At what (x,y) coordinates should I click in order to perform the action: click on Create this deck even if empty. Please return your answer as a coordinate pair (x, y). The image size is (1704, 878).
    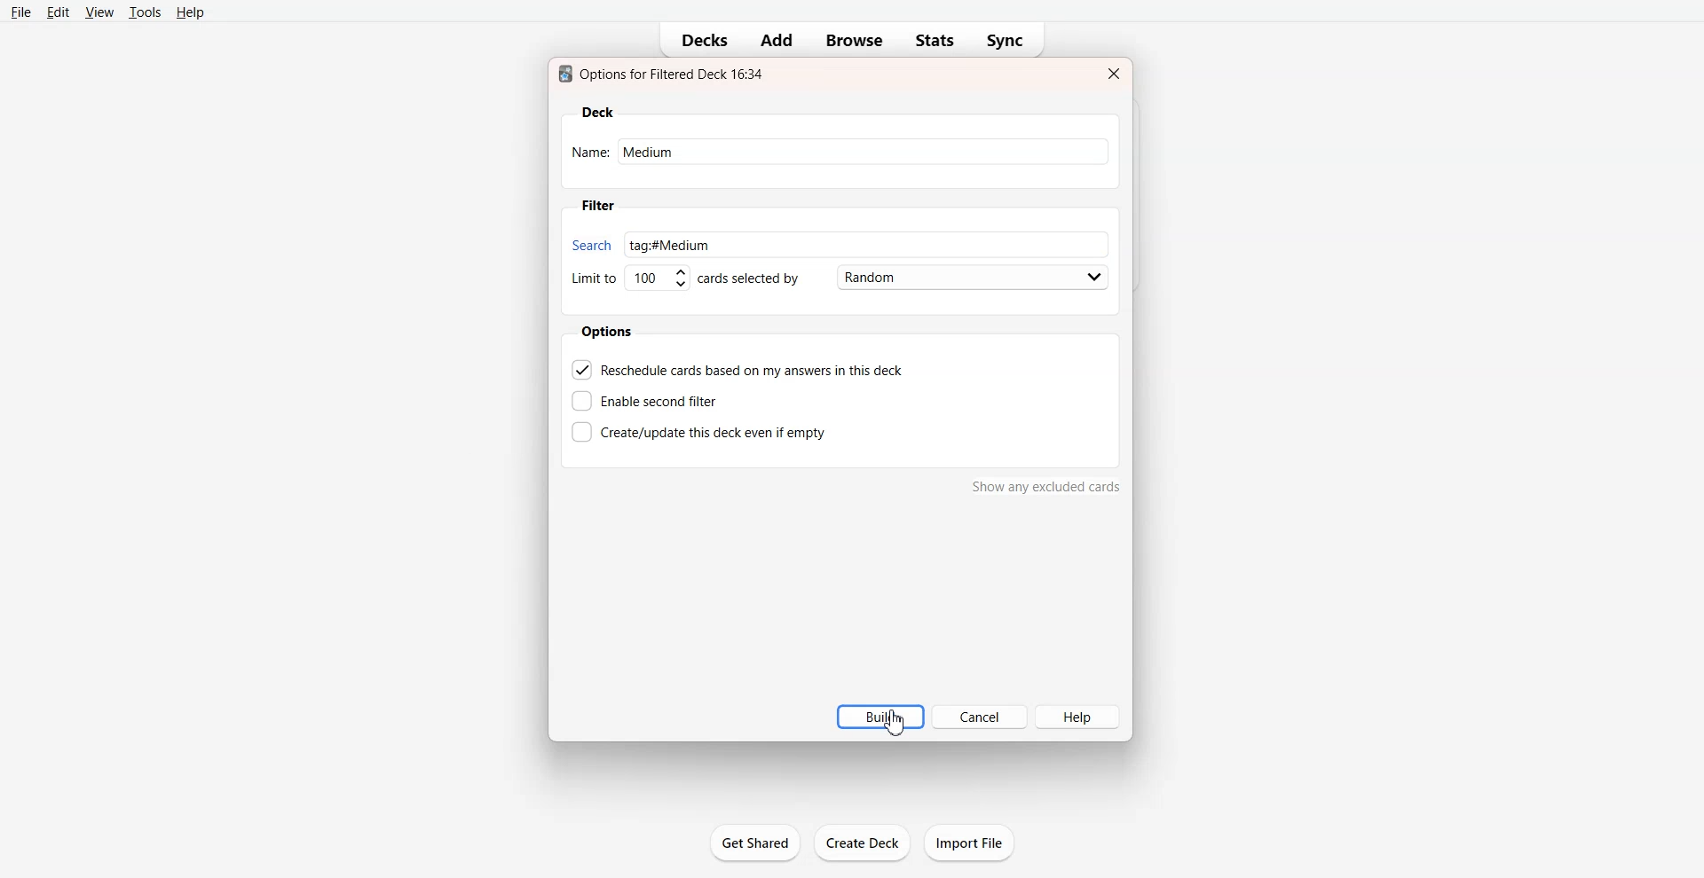
    Looking at the image, I should click on (698, 430).